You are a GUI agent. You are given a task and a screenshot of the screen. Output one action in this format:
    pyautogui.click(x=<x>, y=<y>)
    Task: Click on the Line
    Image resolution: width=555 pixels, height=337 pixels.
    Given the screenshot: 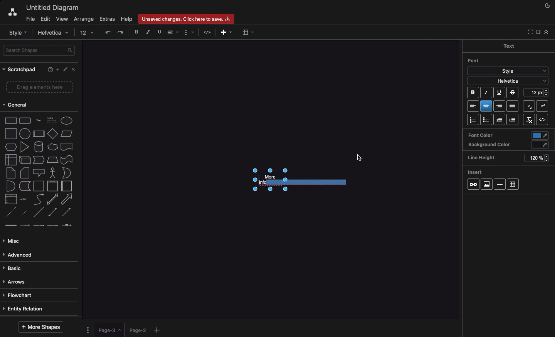 What is the action you would take?
    pyautogui.click(x=39, y=212)
    